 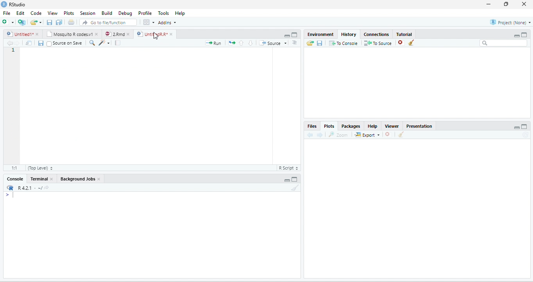 I want to click on Go to previous section/chunk, so click(x=241, y=43).